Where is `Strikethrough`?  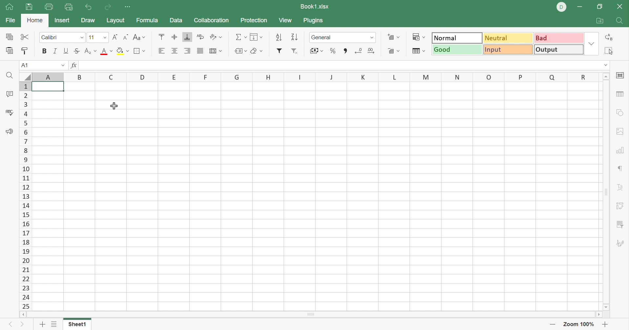 Strikethrough is located at coordinates (76, 51).